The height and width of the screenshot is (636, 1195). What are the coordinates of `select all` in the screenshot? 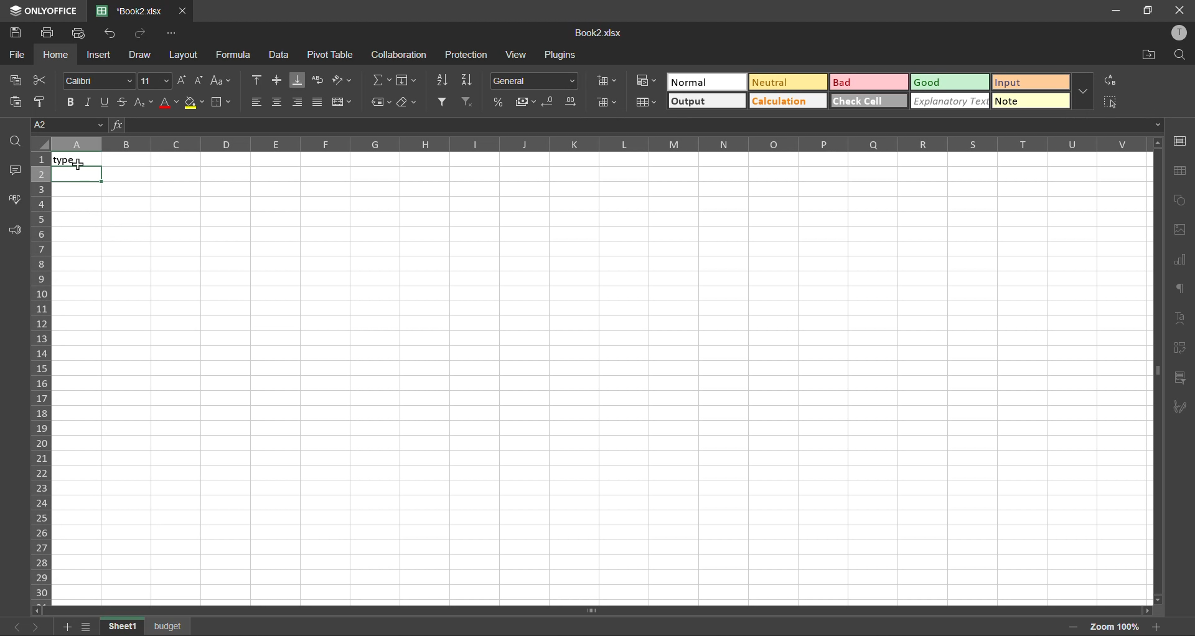 It's located at (1112, 102).